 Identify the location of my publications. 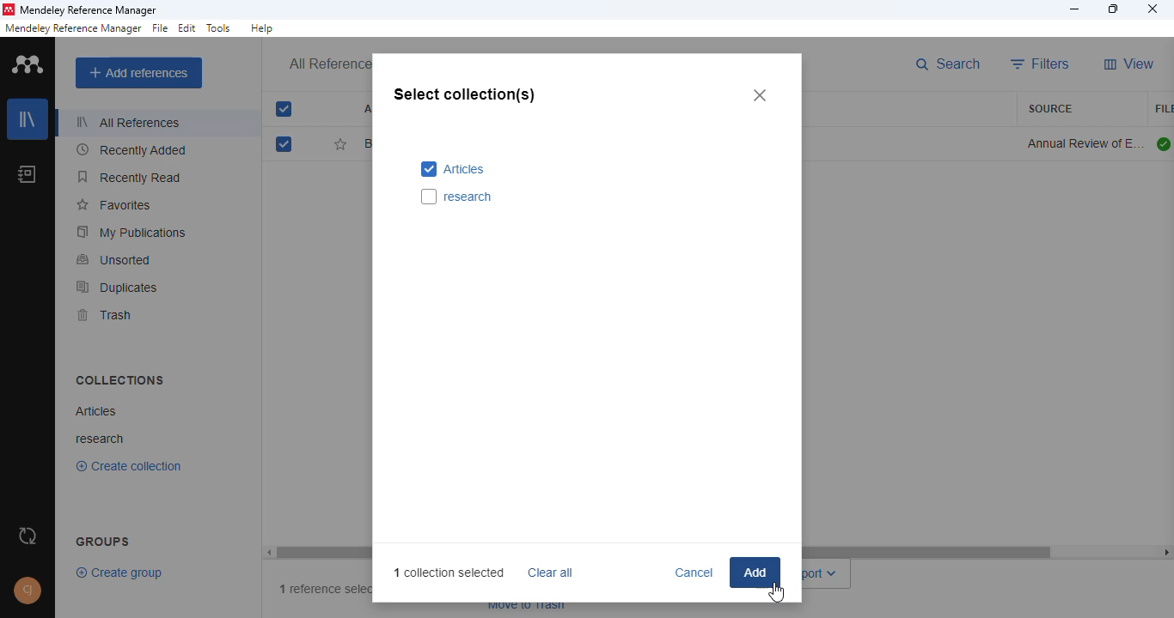
(131, 233).